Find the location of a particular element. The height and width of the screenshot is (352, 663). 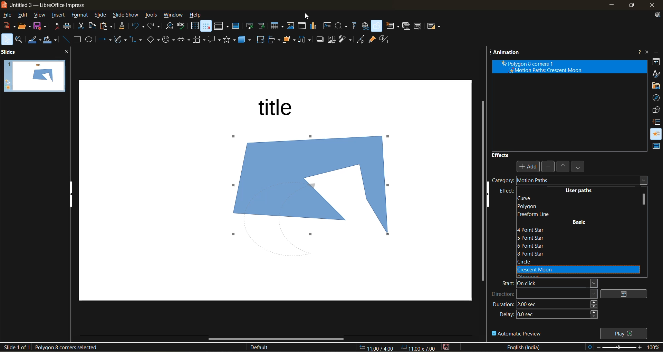

5 point star is located at coordinates (534, 238).